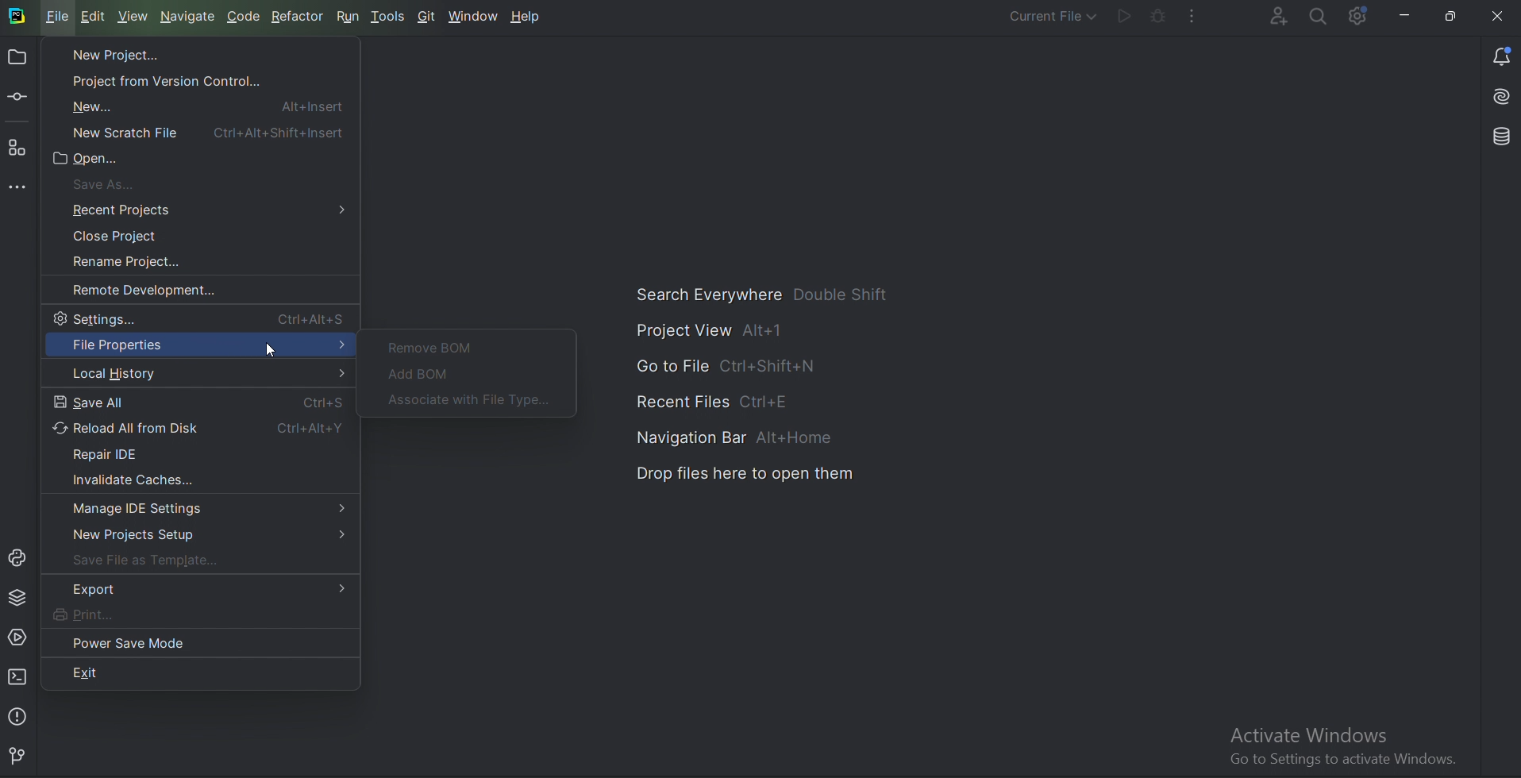 The width and height of the screenshot is (1521, 778). Describe the element at coordinates (427, 16) in the screenshot. I see `Git` at that location.